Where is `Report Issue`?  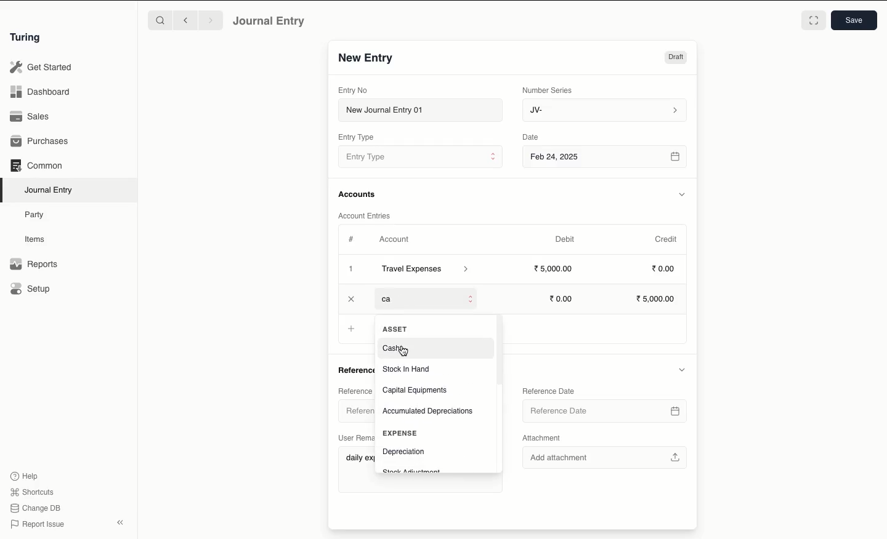
Report Issue is located at coordinates (39, 525).